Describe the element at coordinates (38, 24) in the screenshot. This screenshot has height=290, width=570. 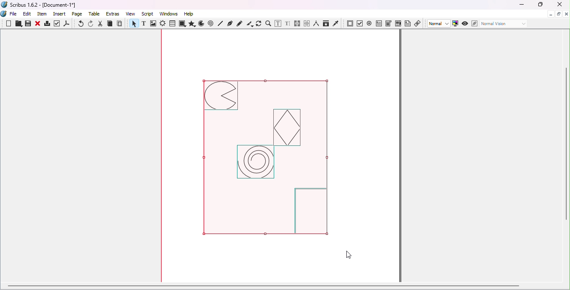
I see `Close` at that location.